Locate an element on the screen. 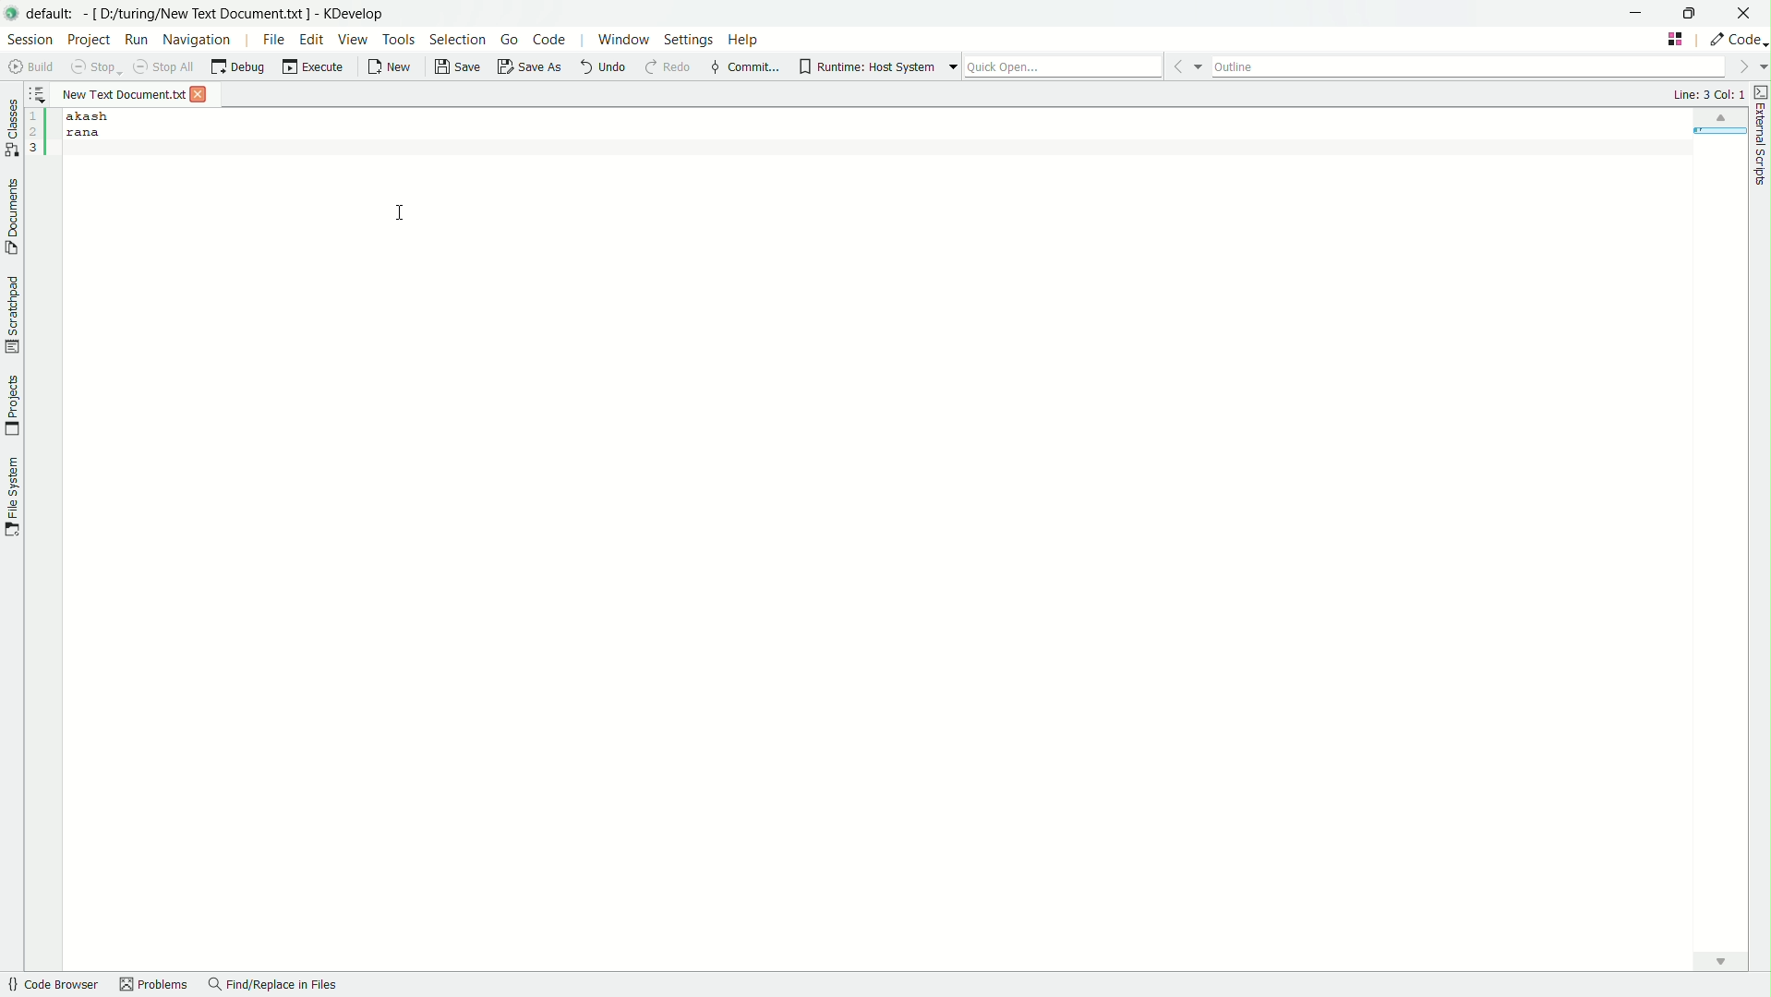 The width and height of the screenshot is (1771, 997). navigation menu is located at coordinates (198, 41).